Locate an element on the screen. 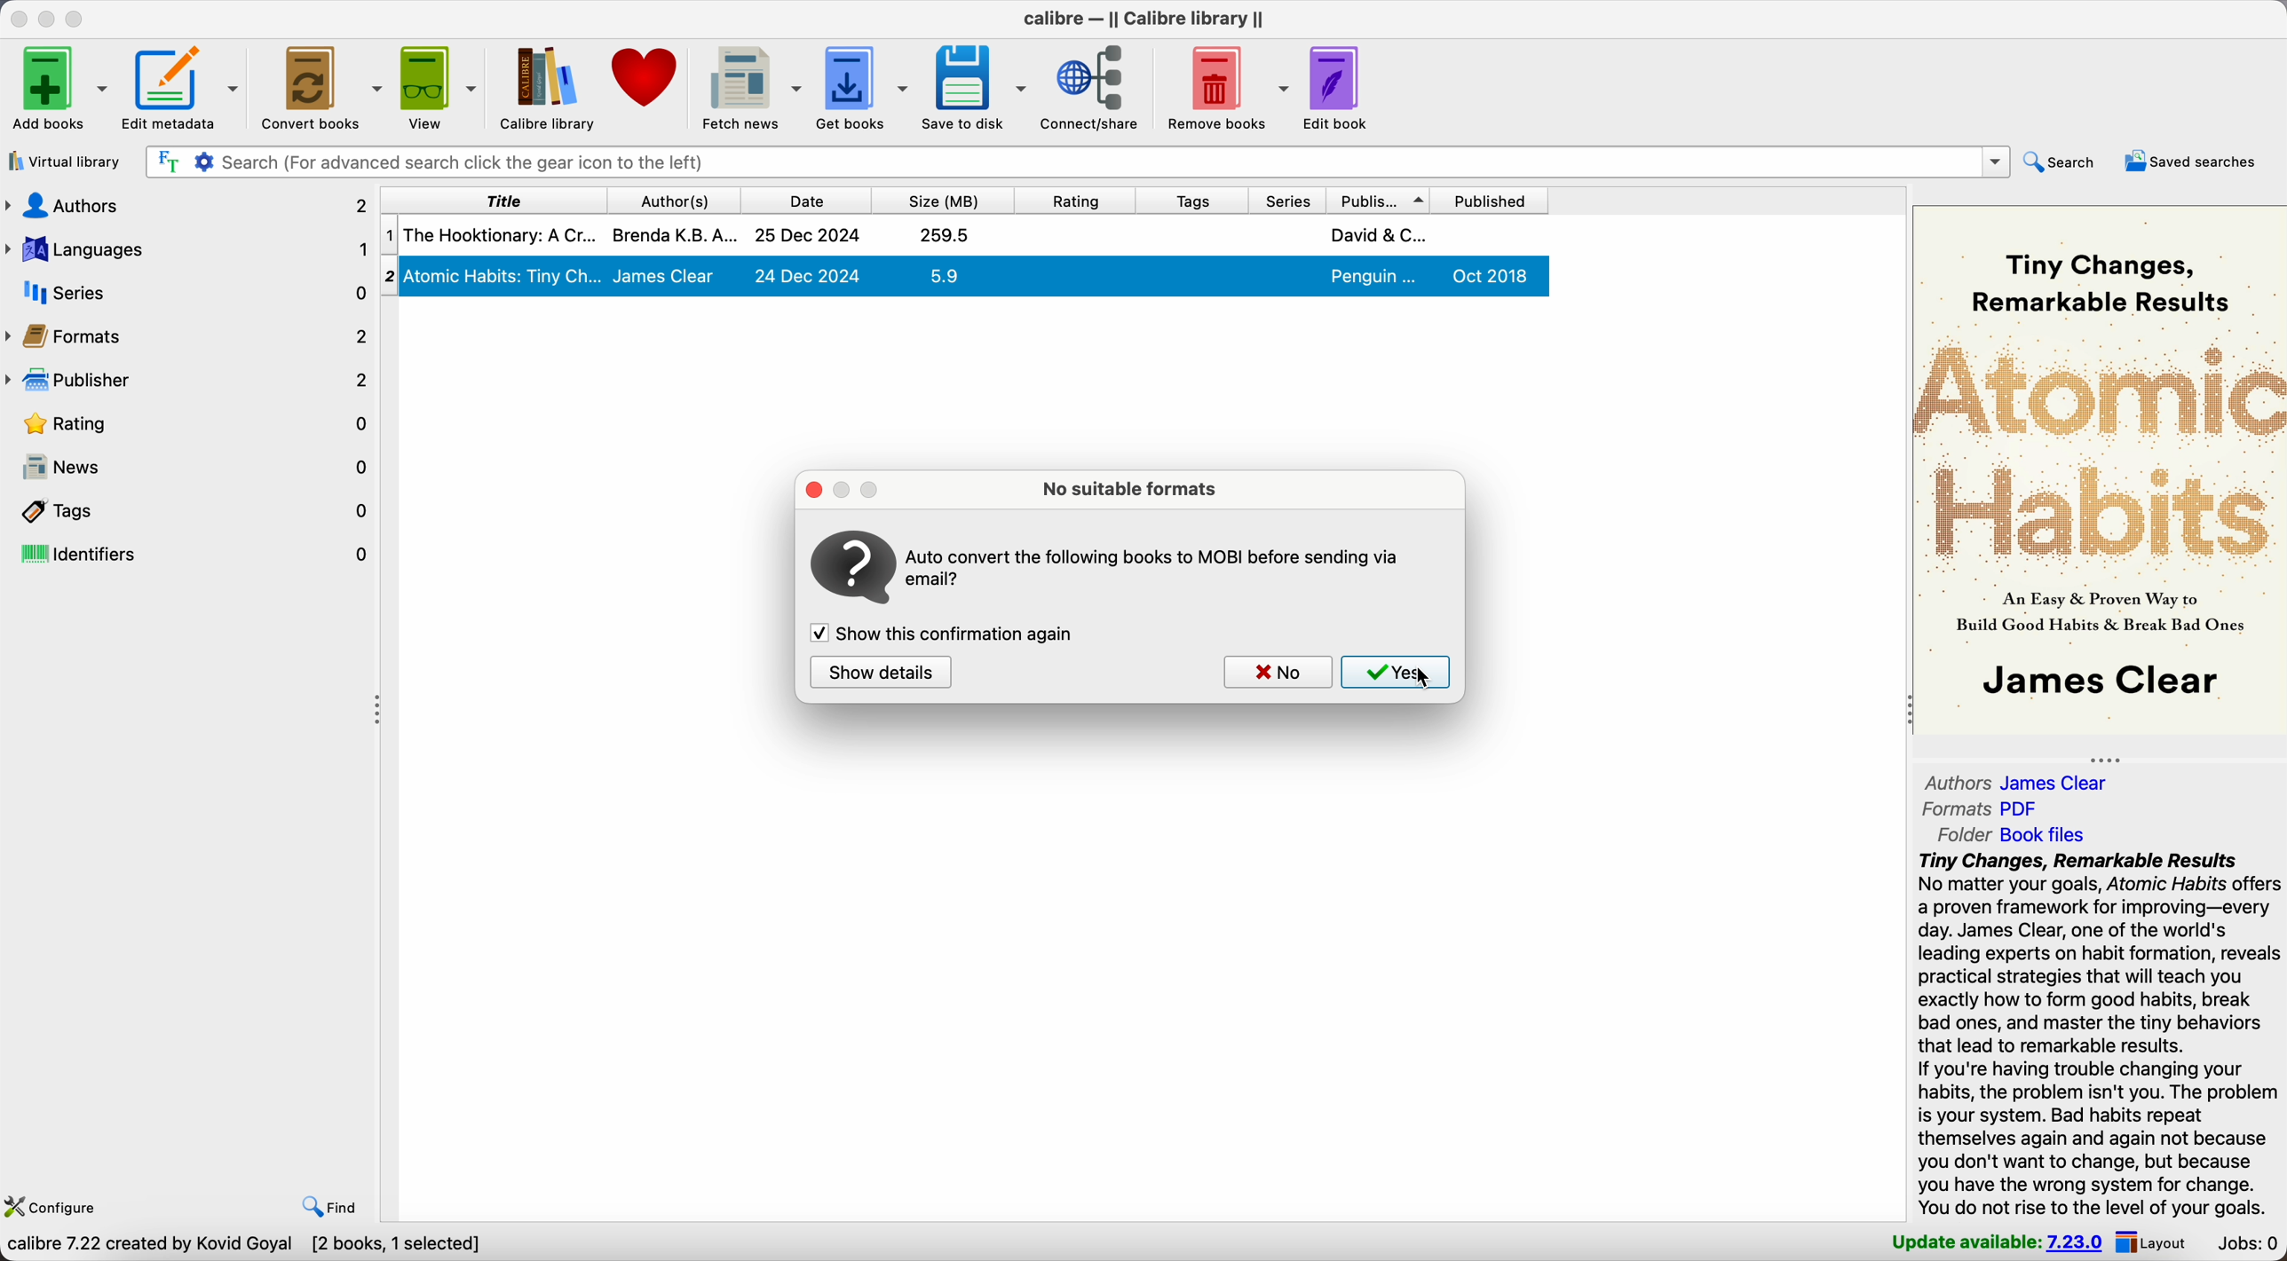 The height and width of the screenshot is (1261, 2287). connect/share is located at coordinates (1094, 89).